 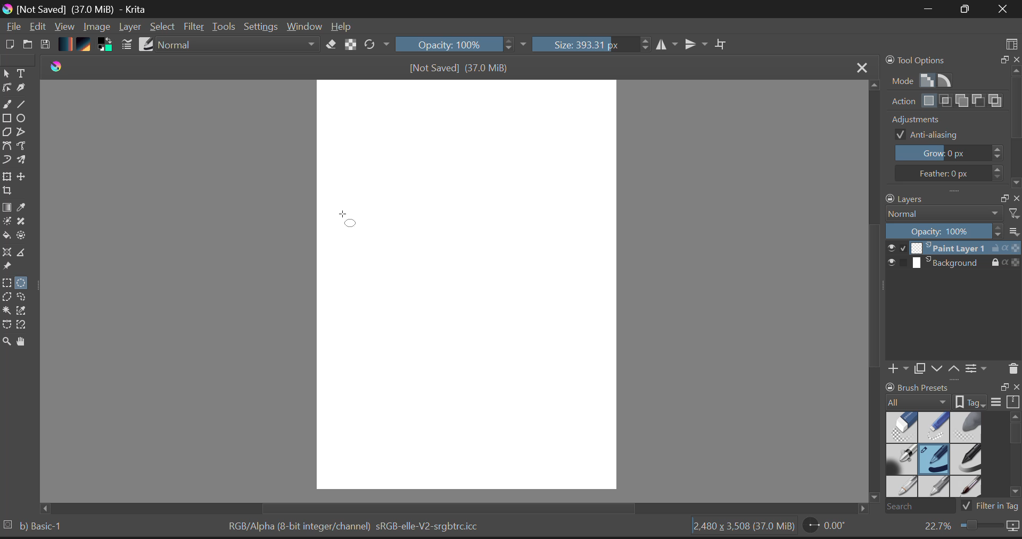 I want to click on Brush Presets Docker, so click(x=951, y=447).